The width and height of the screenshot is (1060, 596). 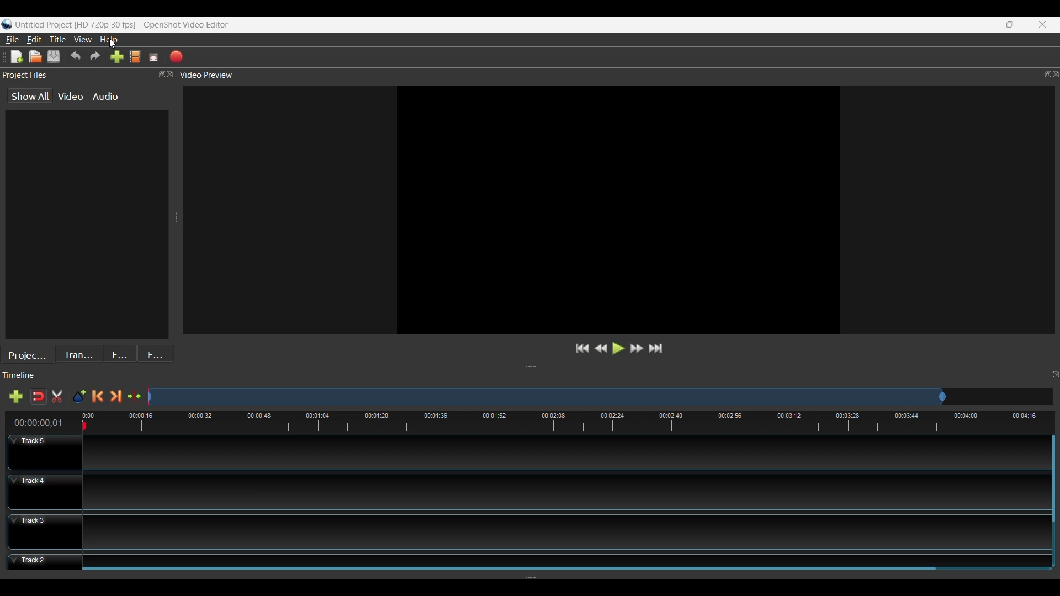 What do you see at coordinates (978, 24) in the screenshot?
I see `minimize` at bounding box center [978, 24].